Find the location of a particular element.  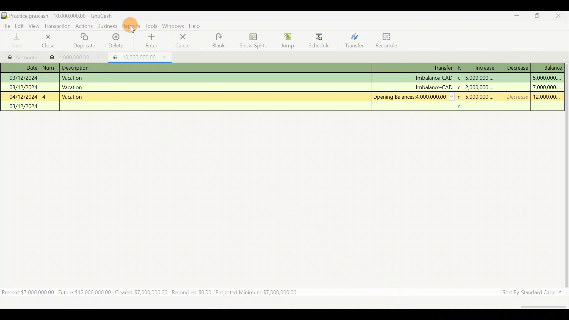

Present: $7,000,000.00 Future: $12,000,000.00 Cleared:$7,000,000.00 Recondiled:$0.00 Projected Minimum: $7,000,000.00 is located at coordinates (151, 292).